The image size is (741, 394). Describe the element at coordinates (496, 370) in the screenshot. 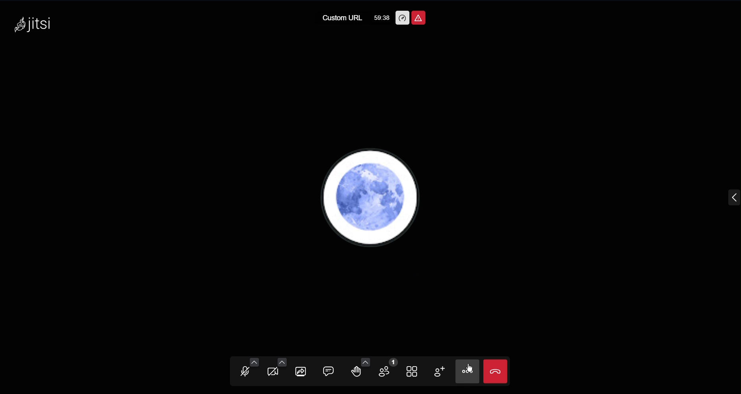

I see `End meeting` at that location.